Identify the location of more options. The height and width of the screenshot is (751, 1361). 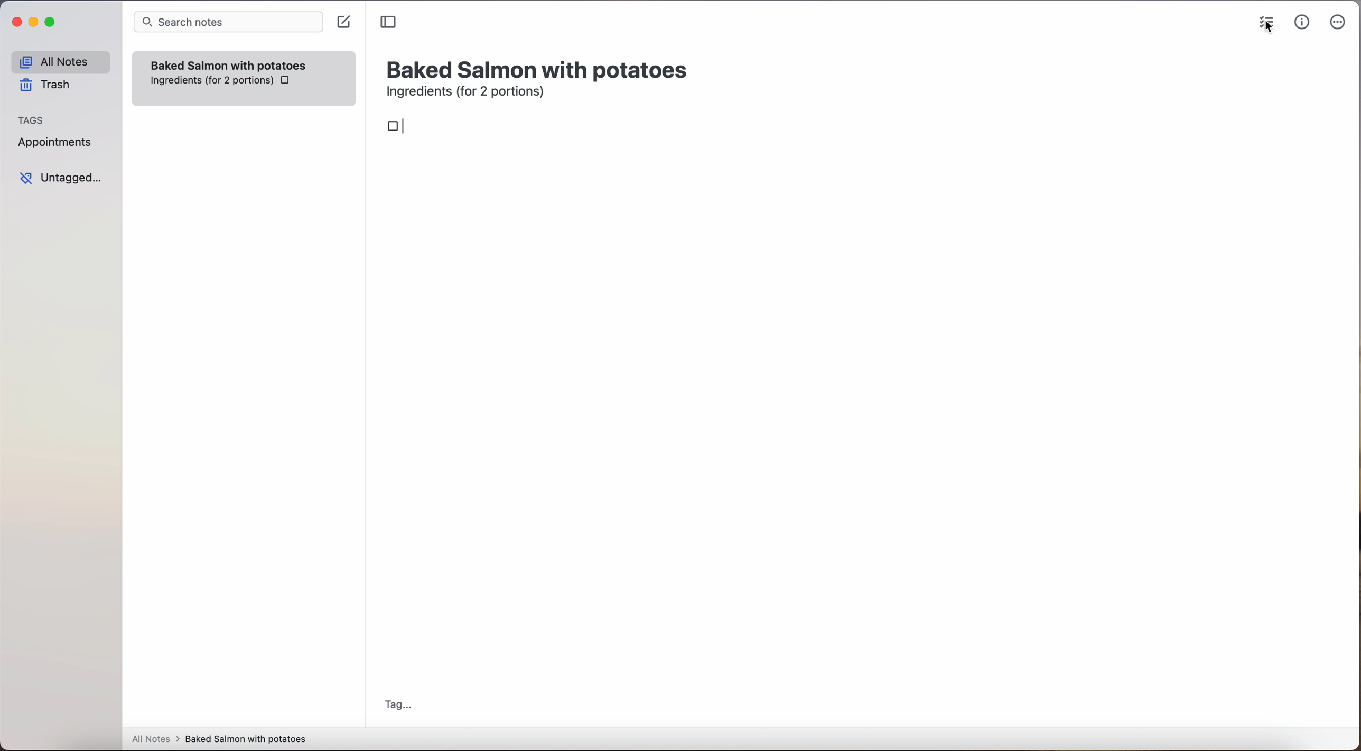
(1340, 23).